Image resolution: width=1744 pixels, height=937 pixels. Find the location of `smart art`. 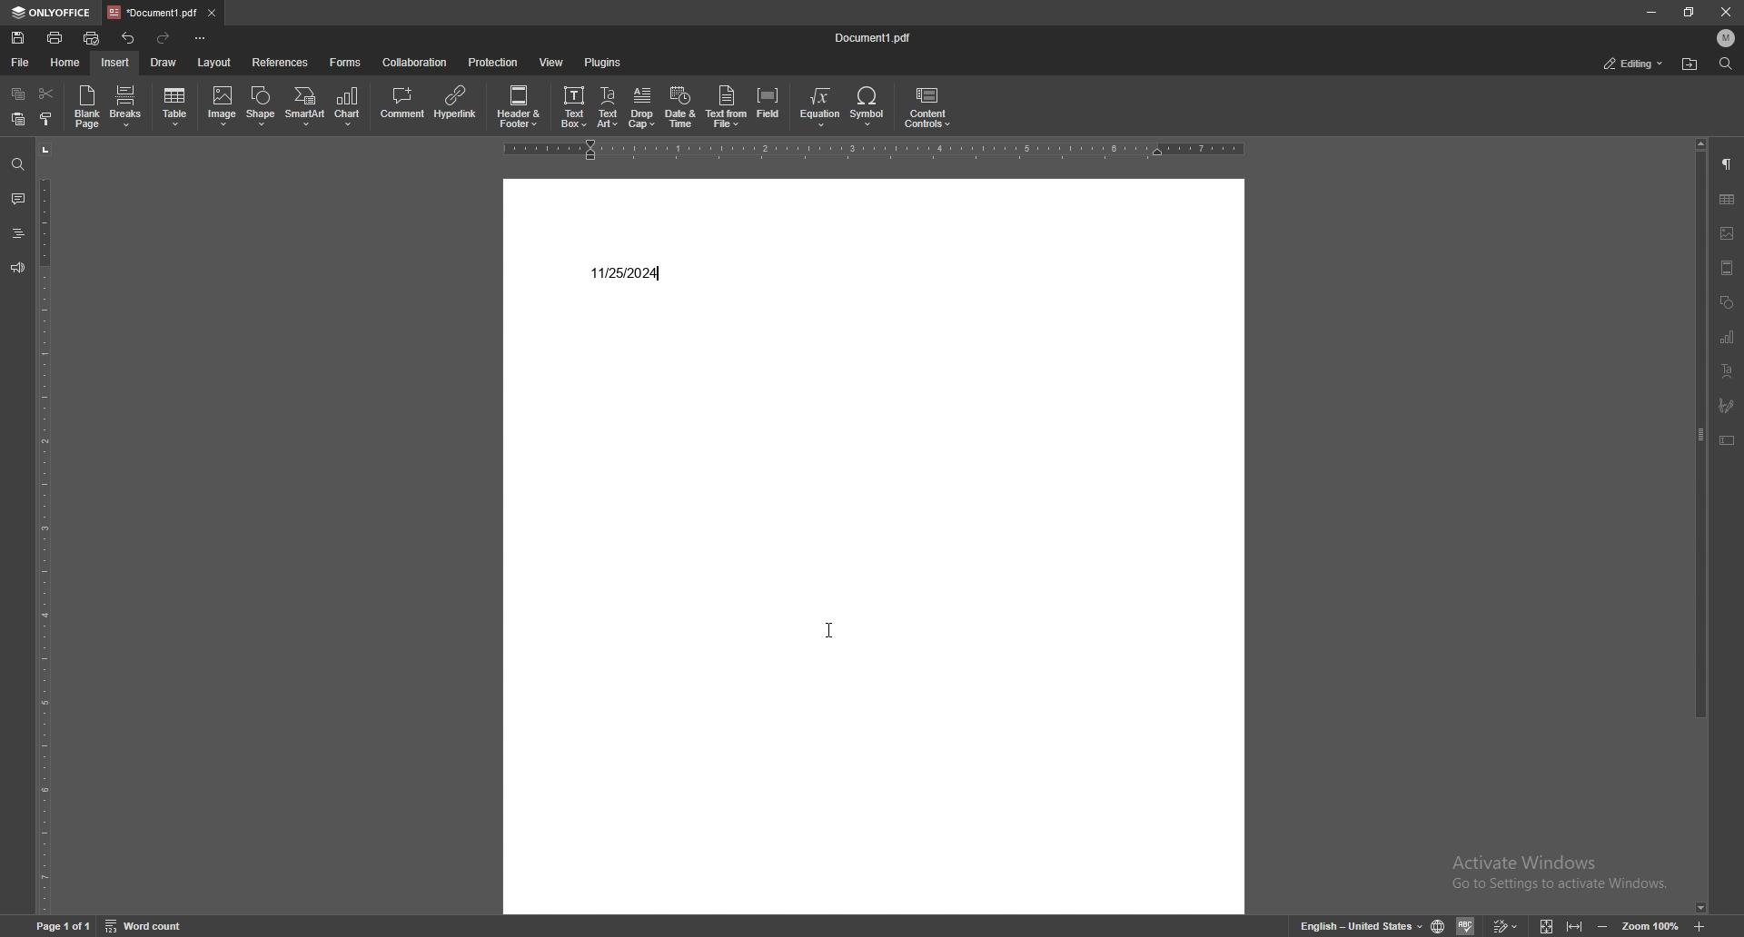

smart art is located at coordinates (305, 106).